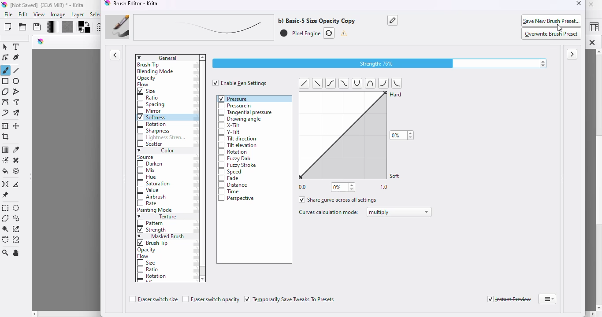 The width and height of the screenshot is (602, 317). Describe the element at coordinates (154, 243) in the screenshot. I see `brush tip` at that location.